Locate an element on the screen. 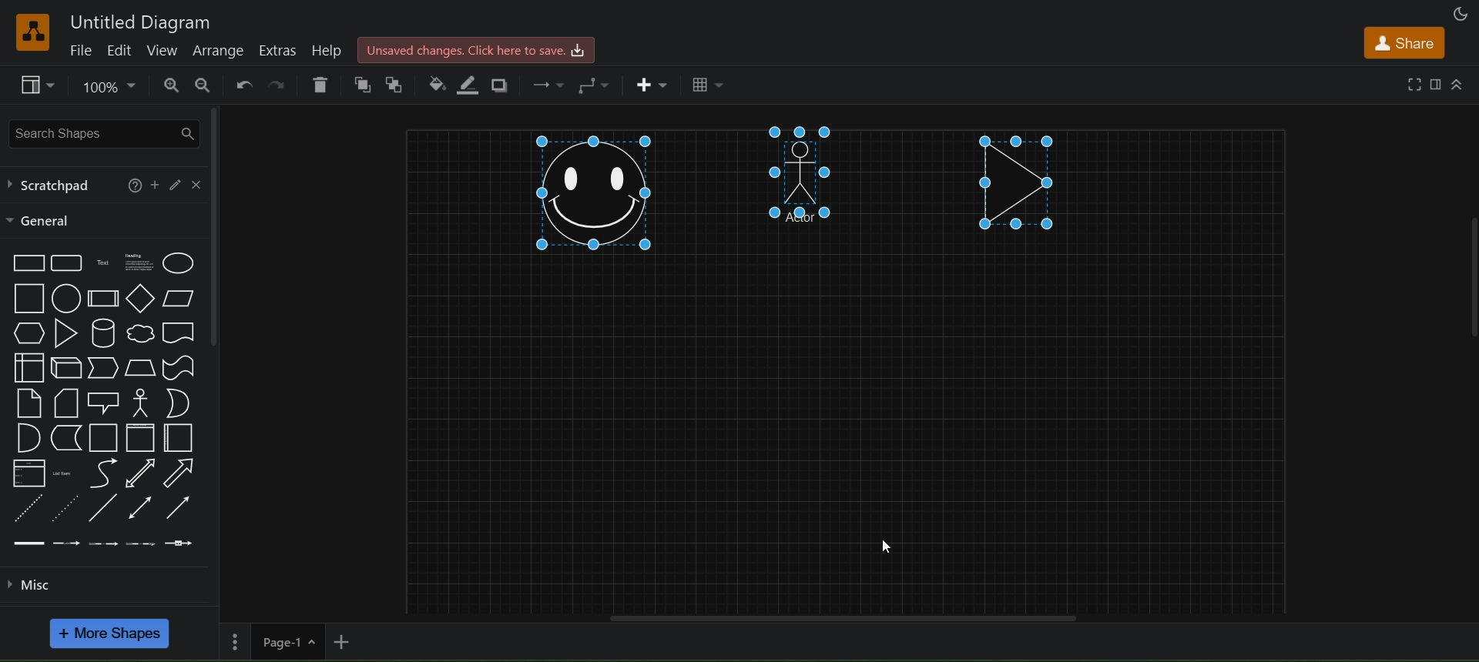  insert  is located at coordinates (653, 85).